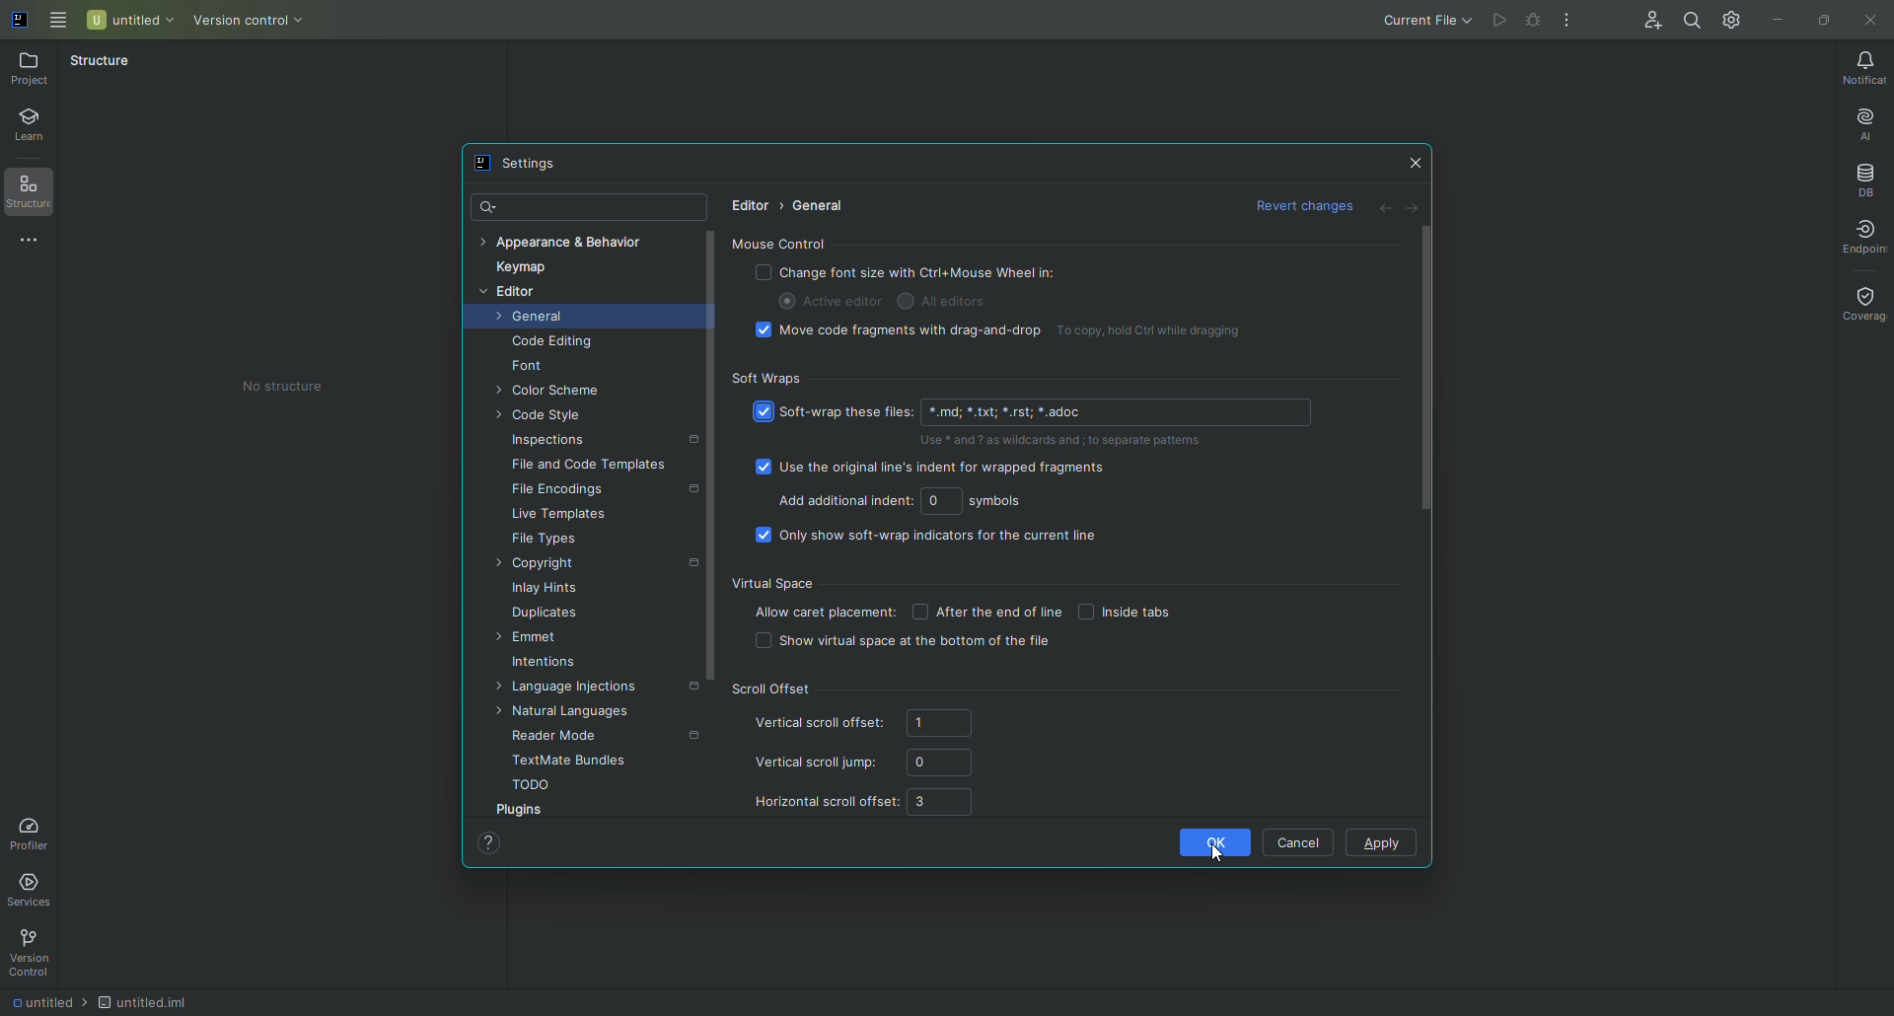 The height and width of the screenshot is (1016, 1894). Describe the element at coordinates (707, 479) in the screenshot. I see `Vertical Scroll Down ` at that location.